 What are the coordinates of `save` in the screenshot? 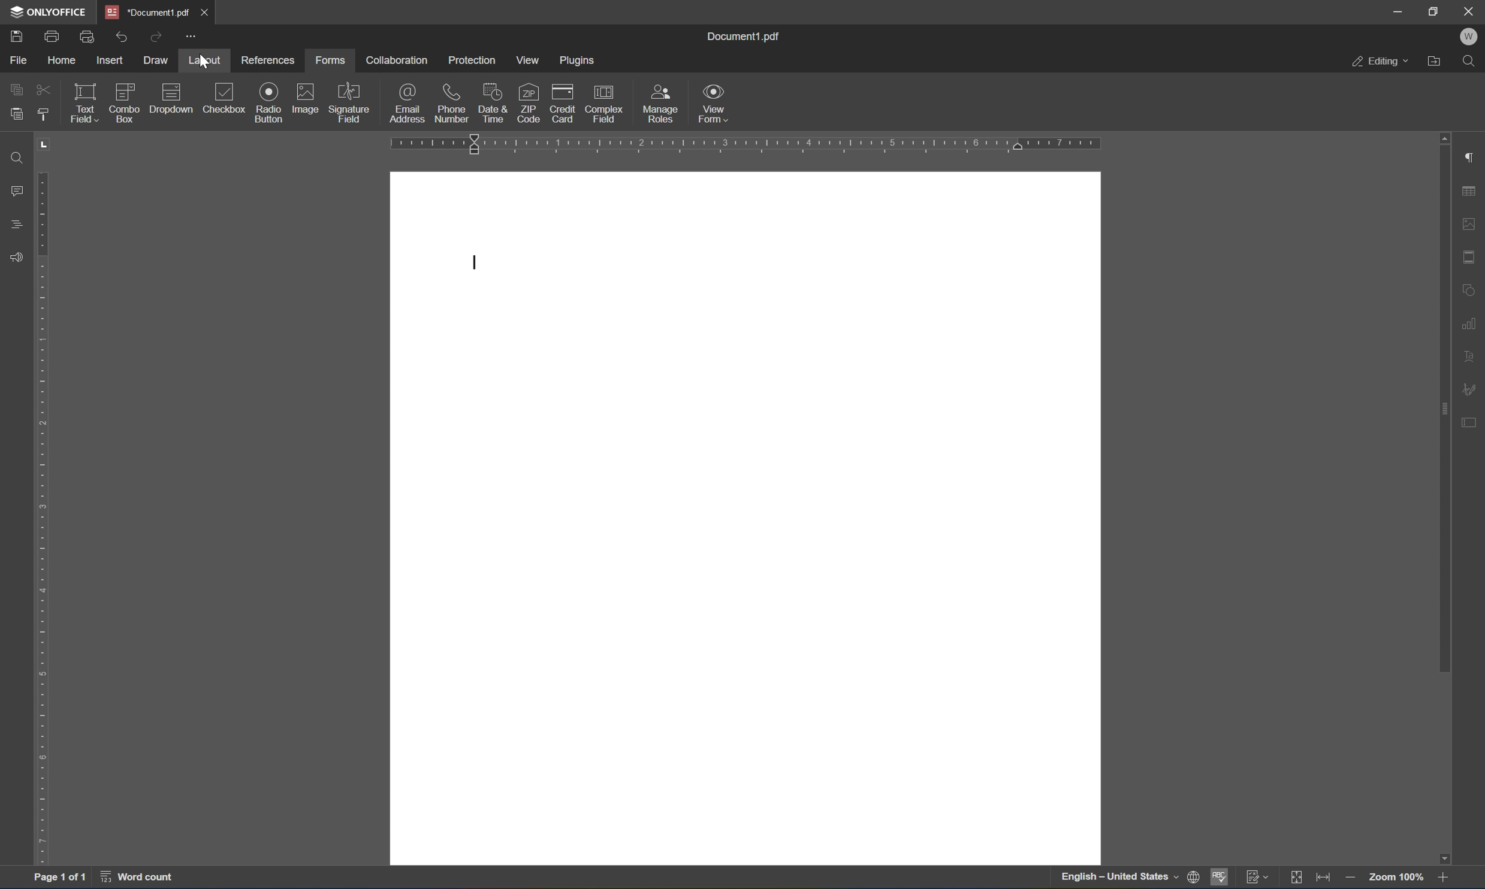 It's located at (16, 35).